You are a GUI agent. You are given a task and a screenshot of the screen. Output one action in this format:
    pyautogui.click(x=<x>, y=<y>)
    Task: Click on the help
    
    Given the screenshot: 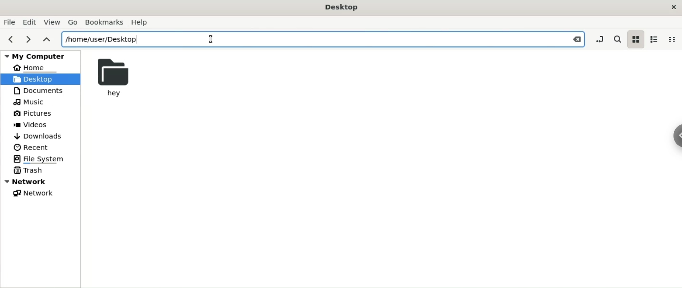 What is the action you would take?
    pyautogui.click(x=139, y=22)
    